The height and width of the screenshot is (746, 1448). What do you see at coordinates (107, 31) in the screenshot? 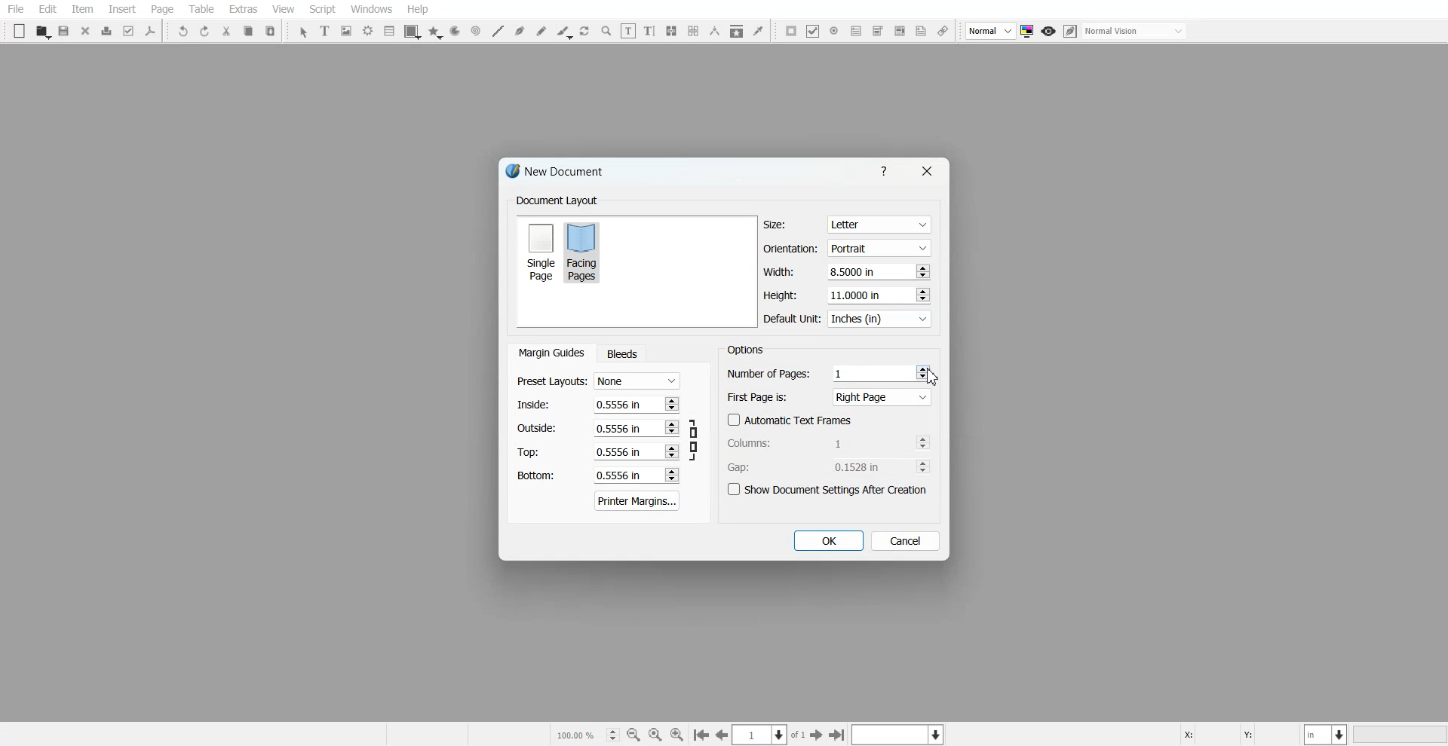
I see `Print` at bounding box center [107, 31].